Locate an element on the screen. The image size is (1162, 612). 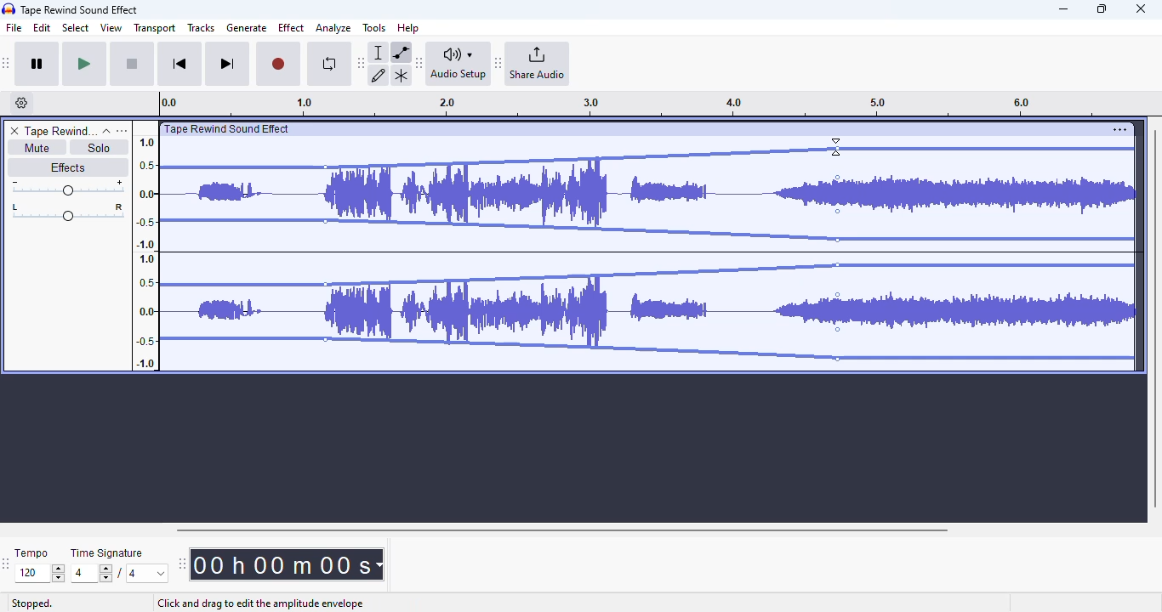
track name is located at coordinates (60, 132).